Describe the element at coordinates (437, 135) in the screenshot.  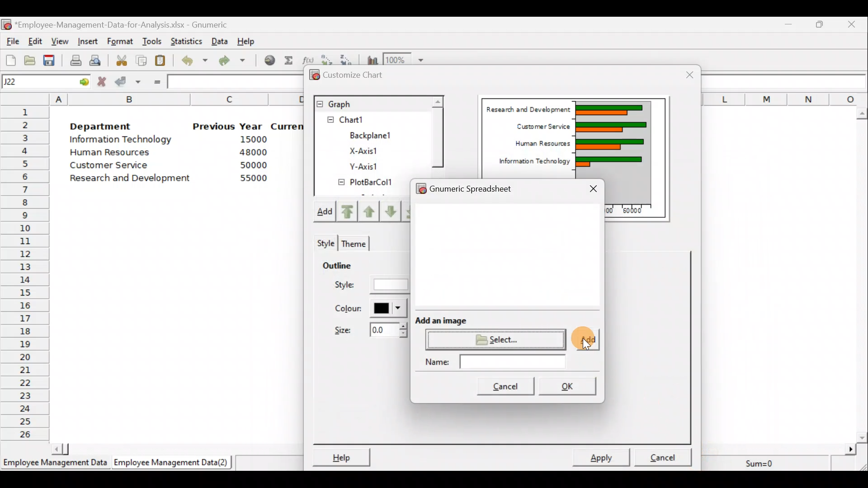
I see `Scroll bar` at that location.